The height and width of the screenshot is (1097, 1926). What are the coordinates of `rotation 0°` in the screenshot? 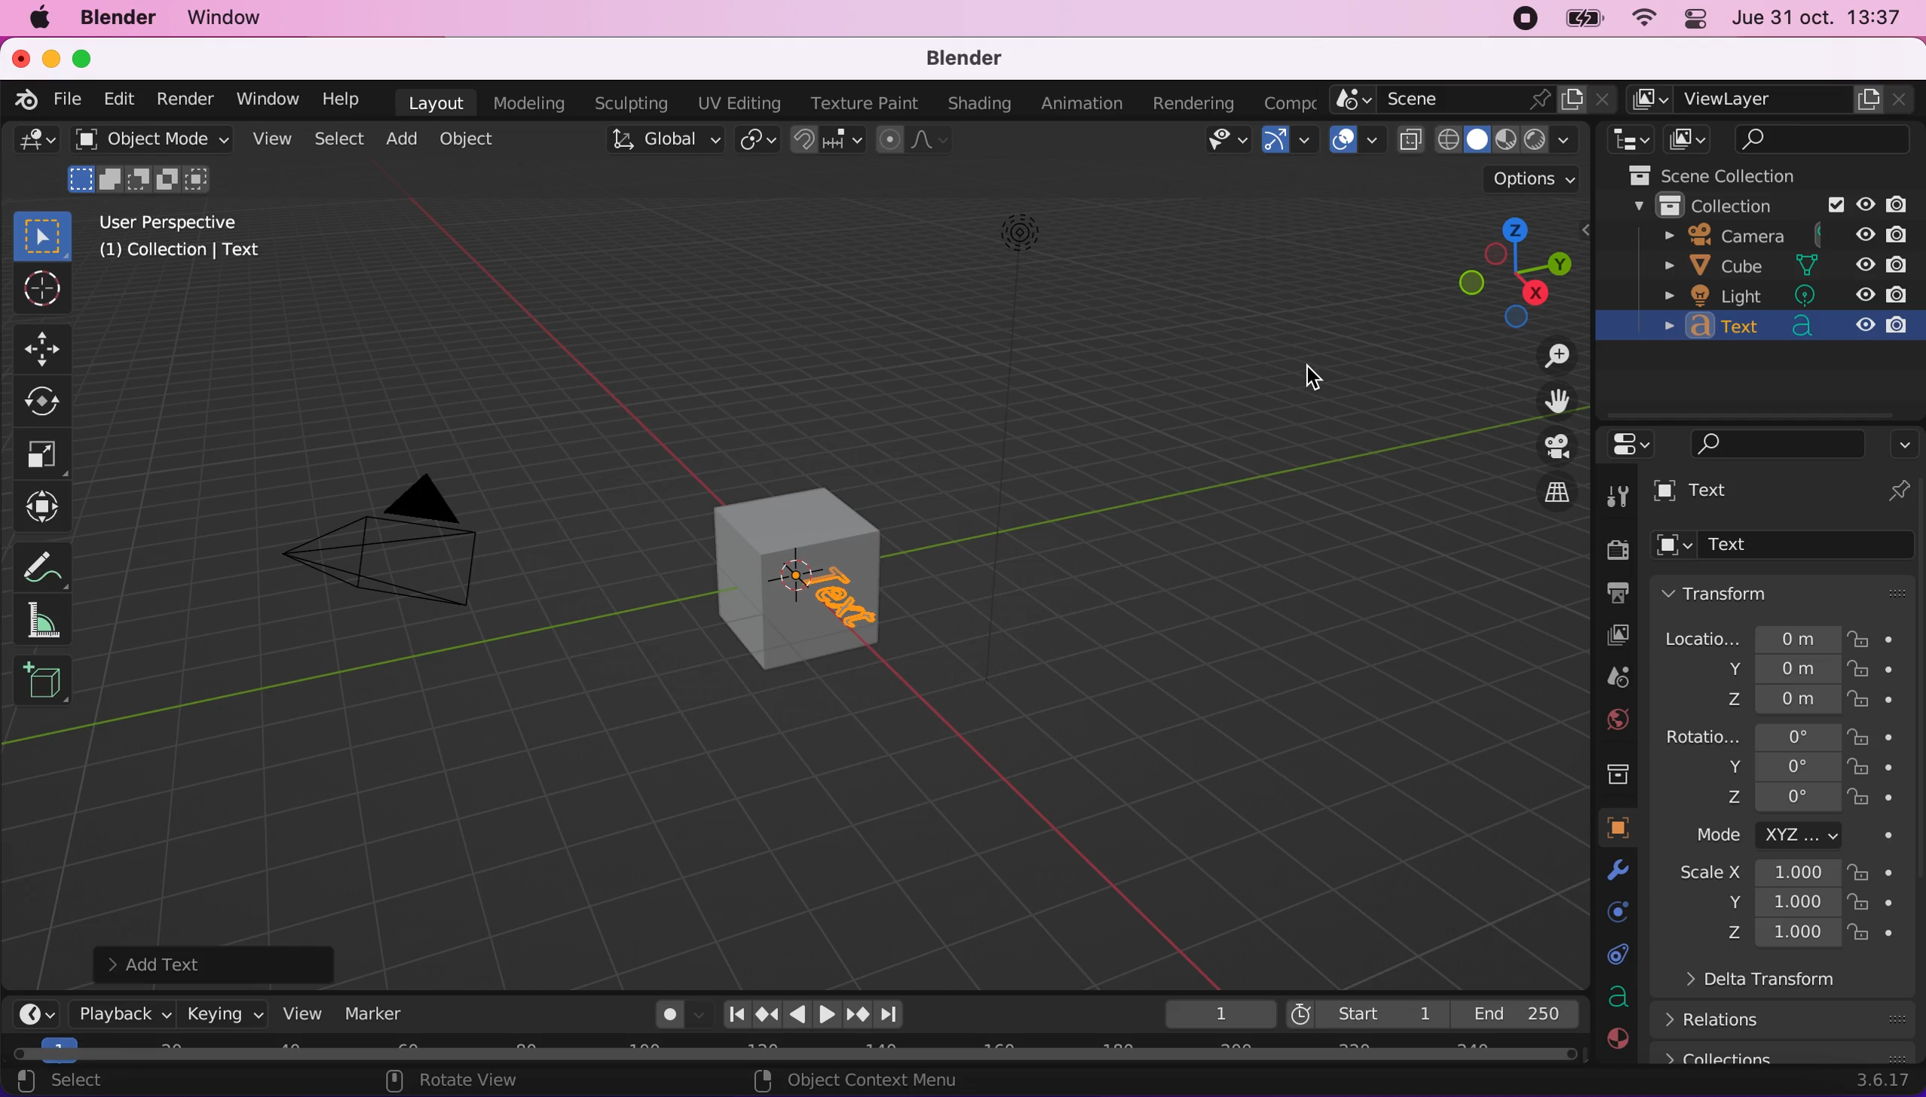 It's located at (1750, 737).